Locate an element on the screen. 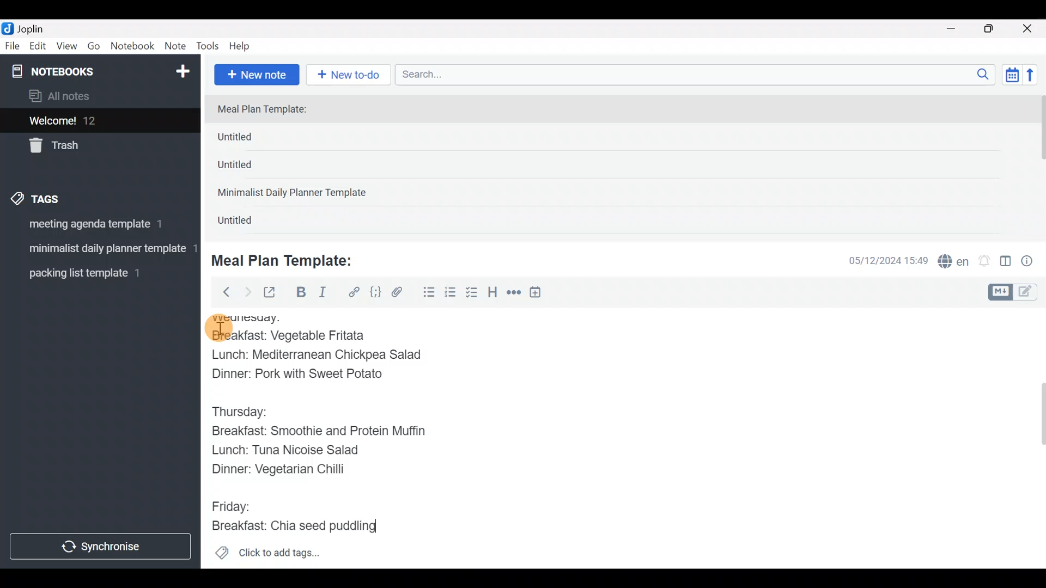 The height and width of the screenshot is (588, 1046). Tools is located at coordinates (208, 47).